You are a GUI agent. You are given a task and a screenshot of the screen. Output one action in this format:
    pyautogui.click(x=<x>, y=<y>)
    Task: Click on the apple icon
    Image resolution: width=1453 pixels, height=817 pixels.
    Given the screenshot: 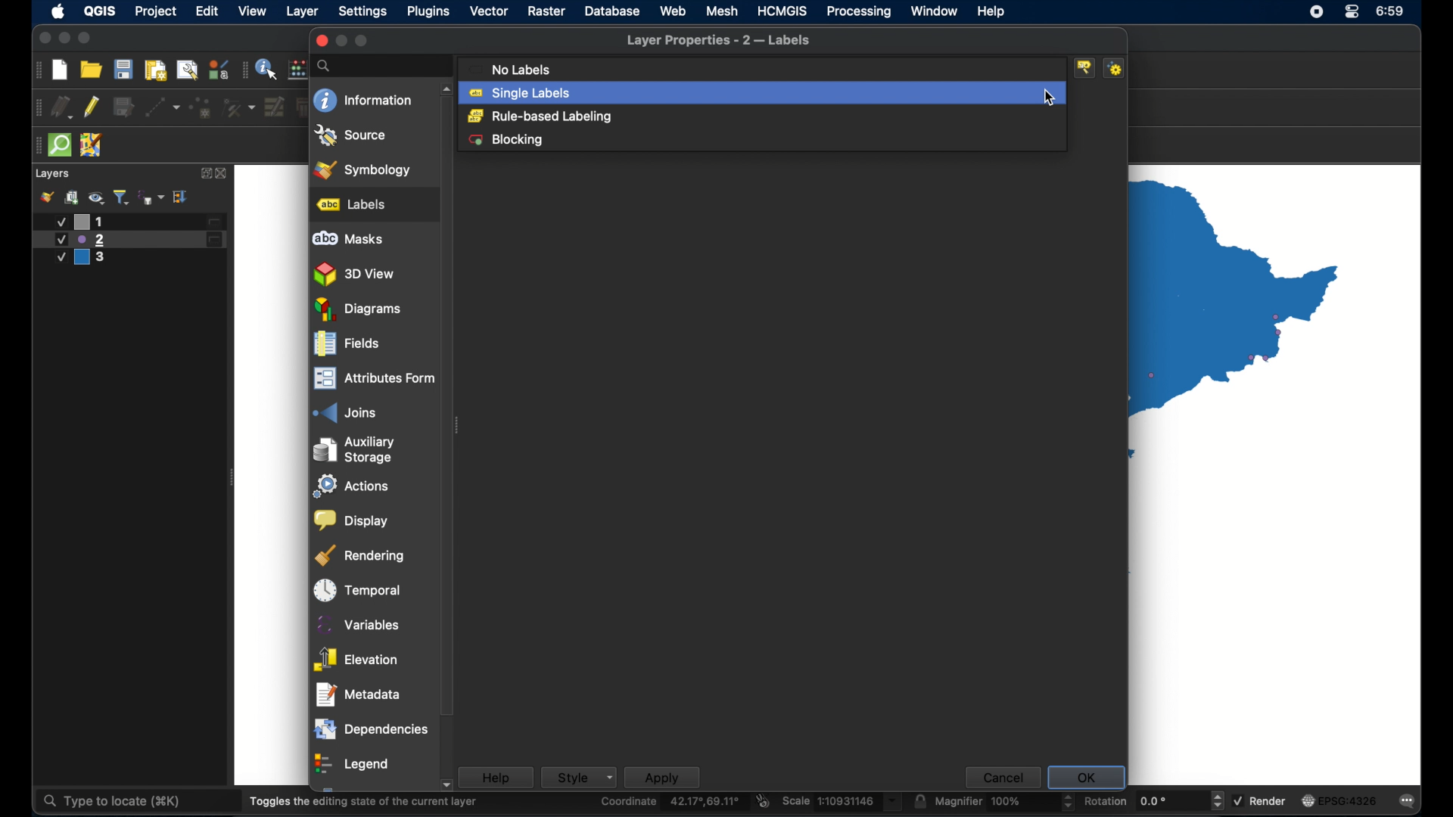 What is the action you would take?
    pyautogui.click(x=59, y=11)
    